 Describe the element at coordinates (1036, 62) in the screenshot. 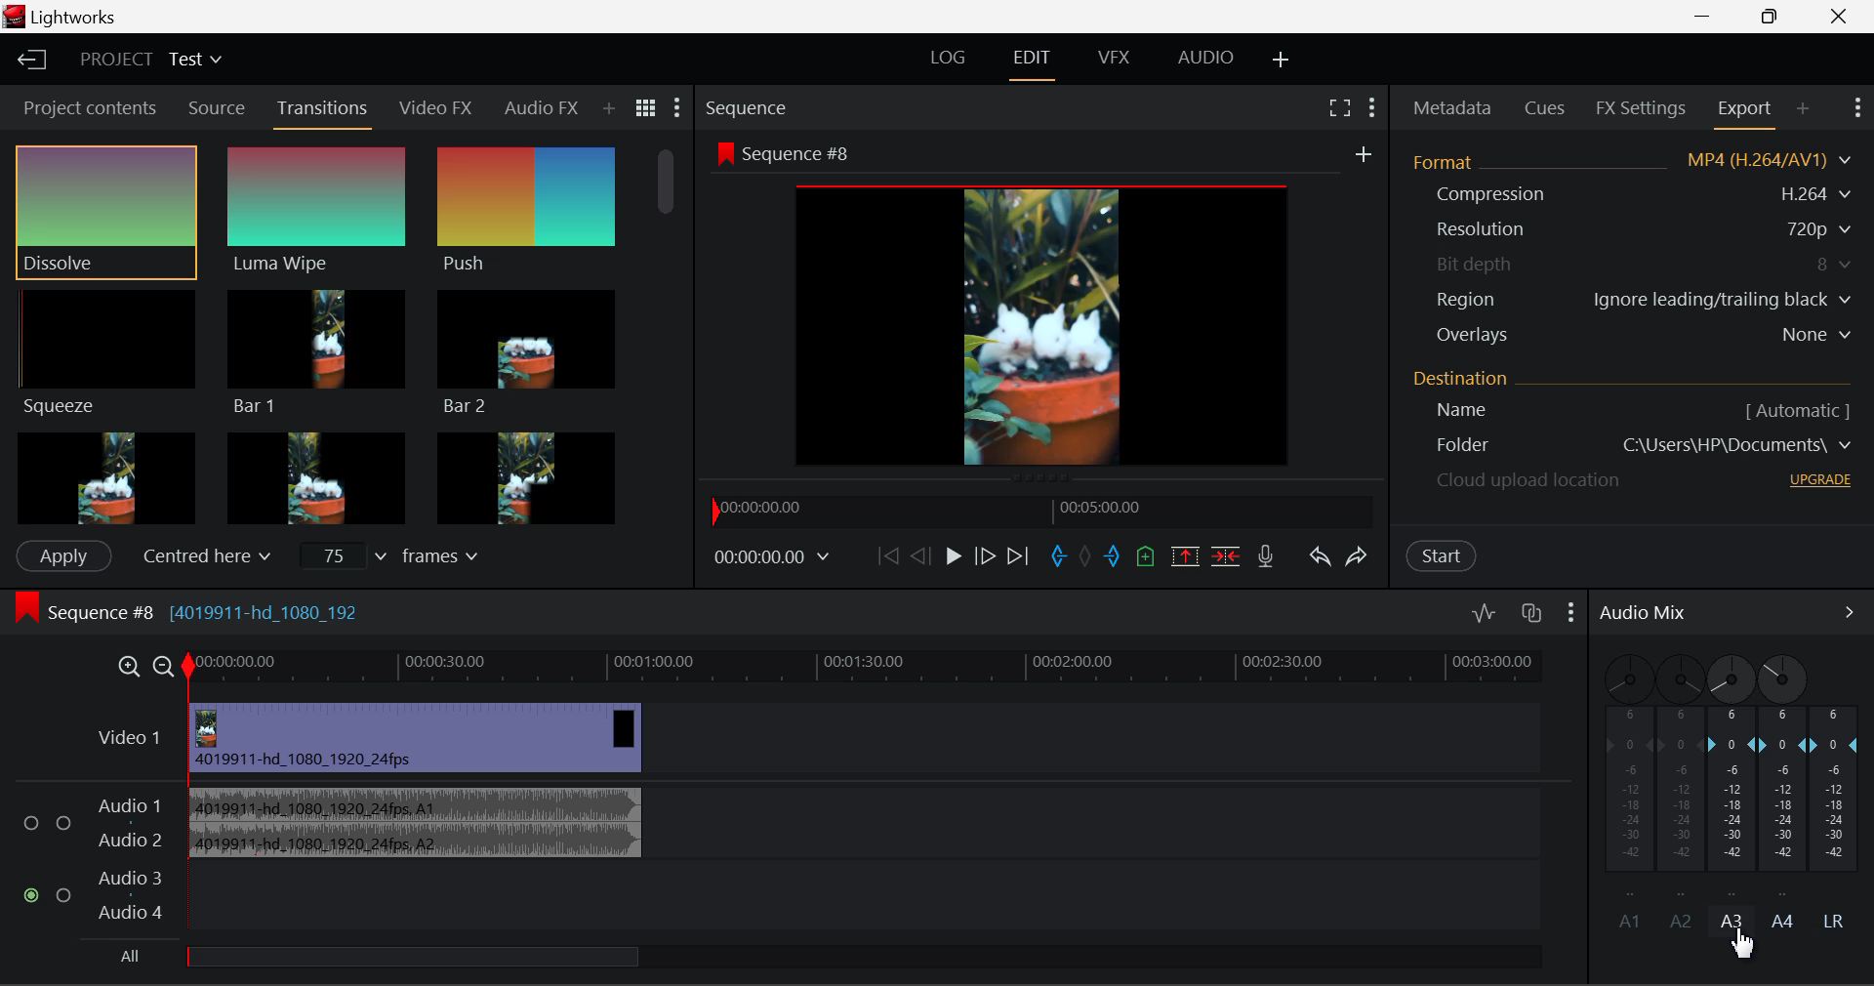

I see `EDIT Layout` at that location.